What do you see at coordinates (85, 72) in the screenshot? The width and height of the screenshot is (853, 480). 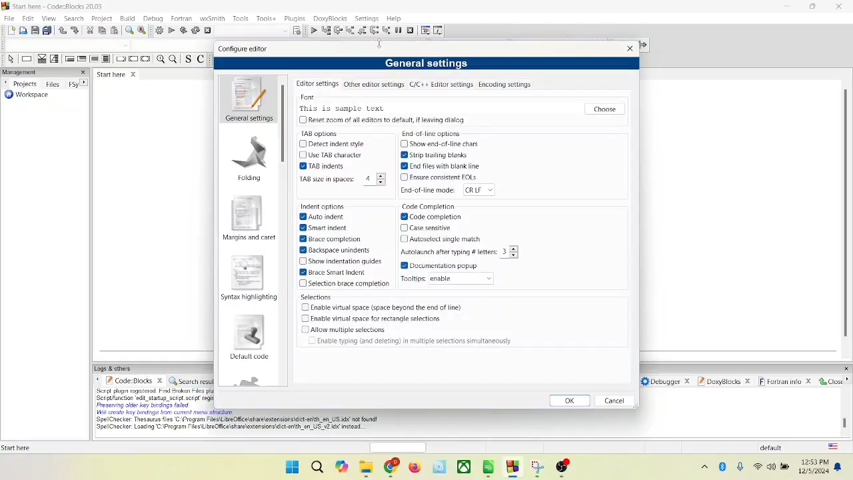 I see `close` at bounding box center [85, 72].